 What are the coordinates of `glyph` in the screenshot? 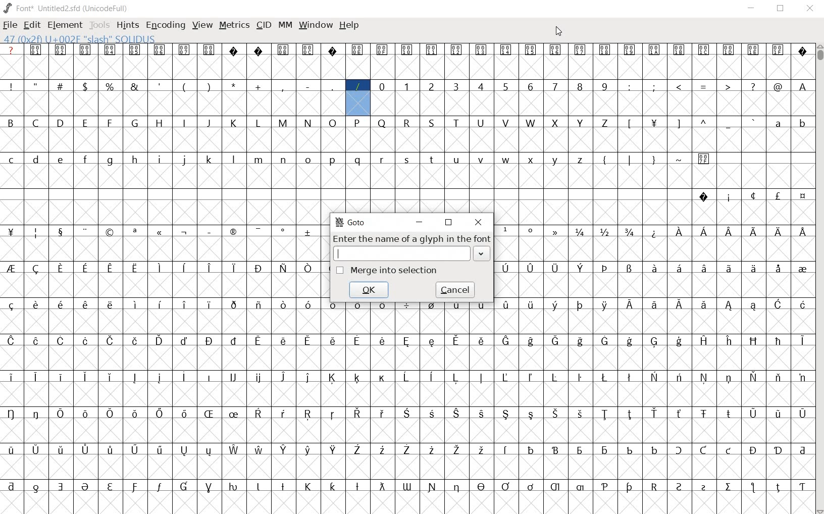 It's located at (630, 304).